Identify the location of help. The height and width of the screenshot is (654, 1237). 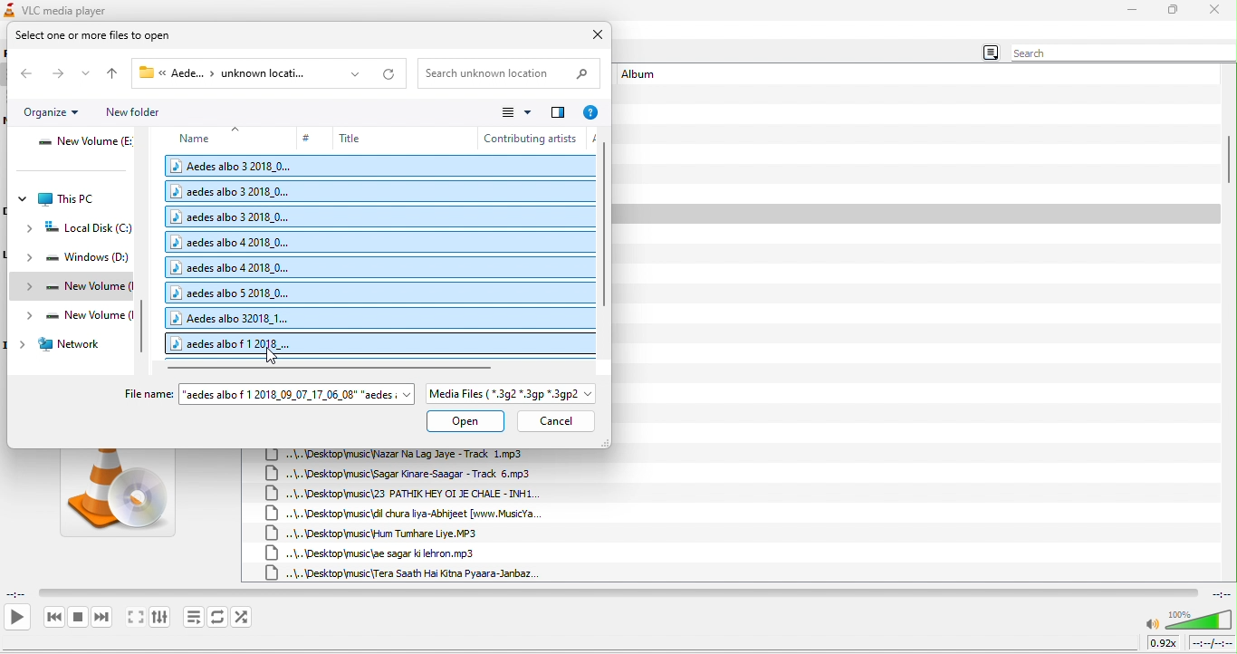
(592, 111).